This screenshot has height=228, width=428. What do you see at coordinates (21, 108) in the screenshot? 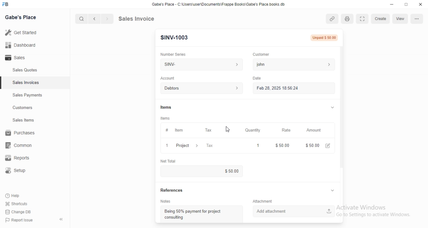
I see `Customers.` at bounding box center [21, 108].